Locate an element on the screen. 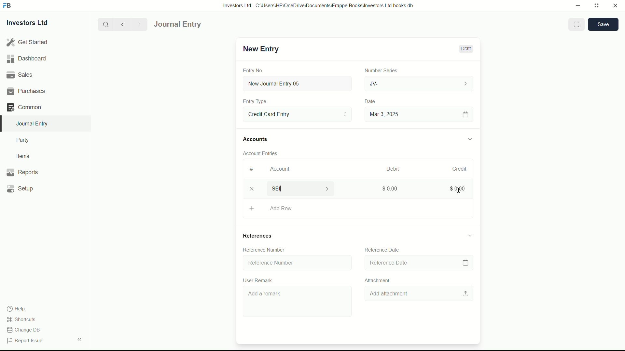 The height and width of the screenshot is (351, 625). # is located at coordinates (252, 169).